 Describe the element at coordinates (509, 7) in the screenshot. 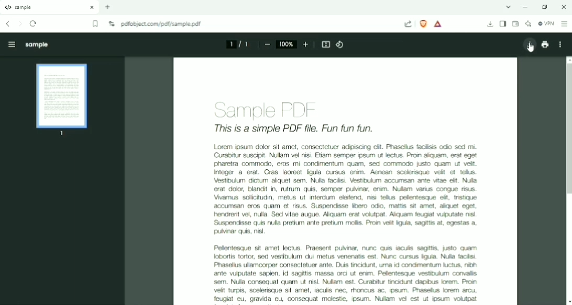

I see `Search Tabs` at that location.